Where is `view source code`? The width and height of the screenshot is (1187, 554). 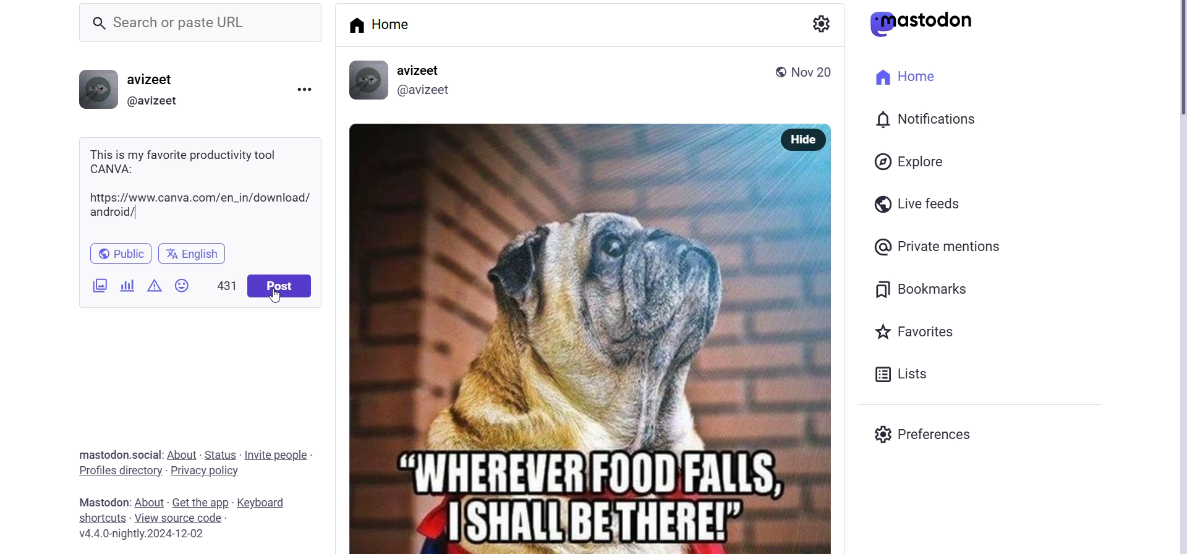
view source code is located at coordinates (179, 518).